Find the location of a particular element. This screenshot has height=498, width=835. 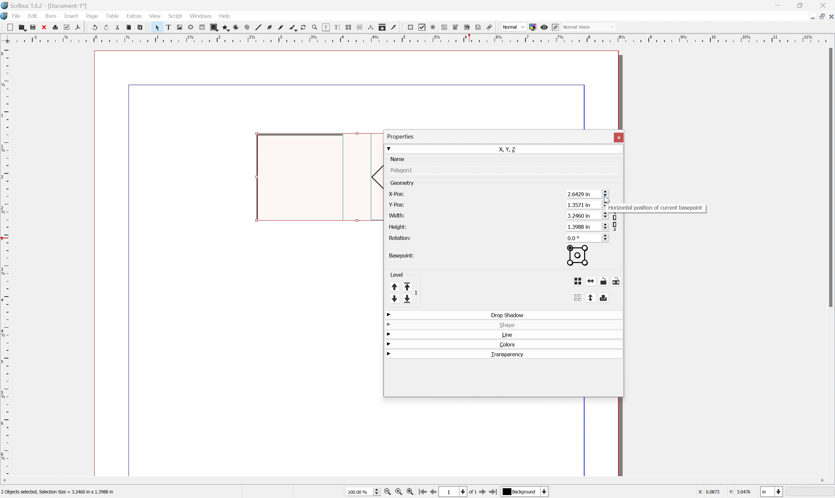

pdf radio box is located at coordinates (432, 27).